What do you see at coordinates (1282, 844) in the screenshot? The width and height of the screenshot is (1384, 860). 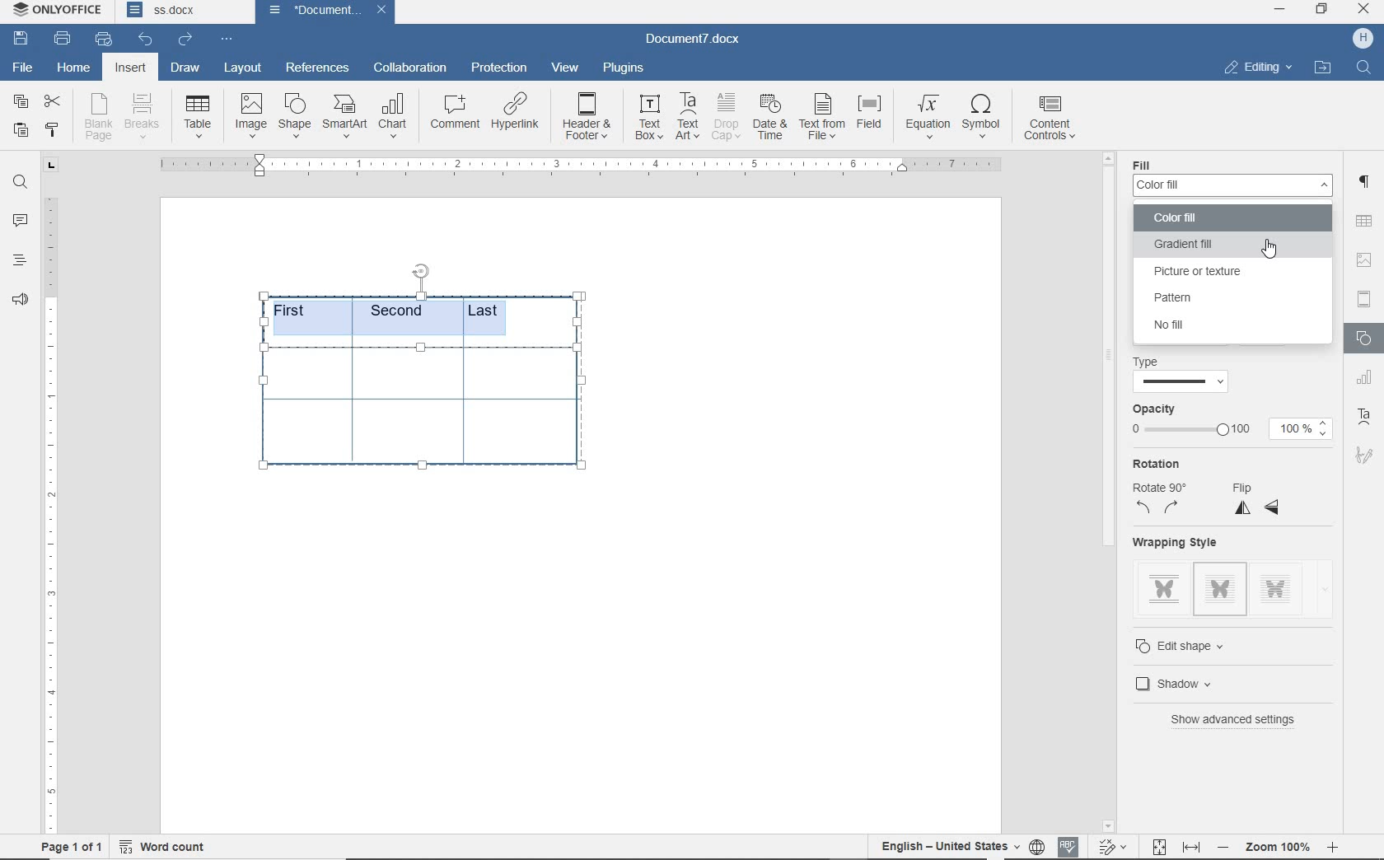 I see `zoom out or zoom in` at bounding box center [1282, 844].